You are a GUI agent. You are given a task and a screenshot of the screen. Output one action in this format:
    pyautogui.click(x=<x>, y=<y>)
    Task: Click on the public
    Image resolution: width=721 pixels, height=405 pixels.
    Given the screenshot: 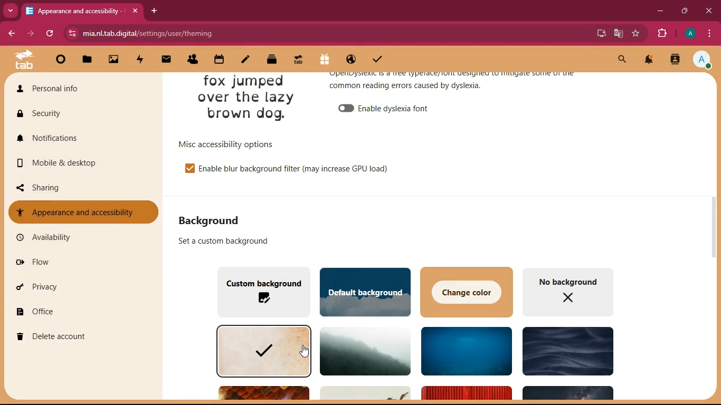 What is the action you would take?
    pyautogui.click(x=350, y=61)
    